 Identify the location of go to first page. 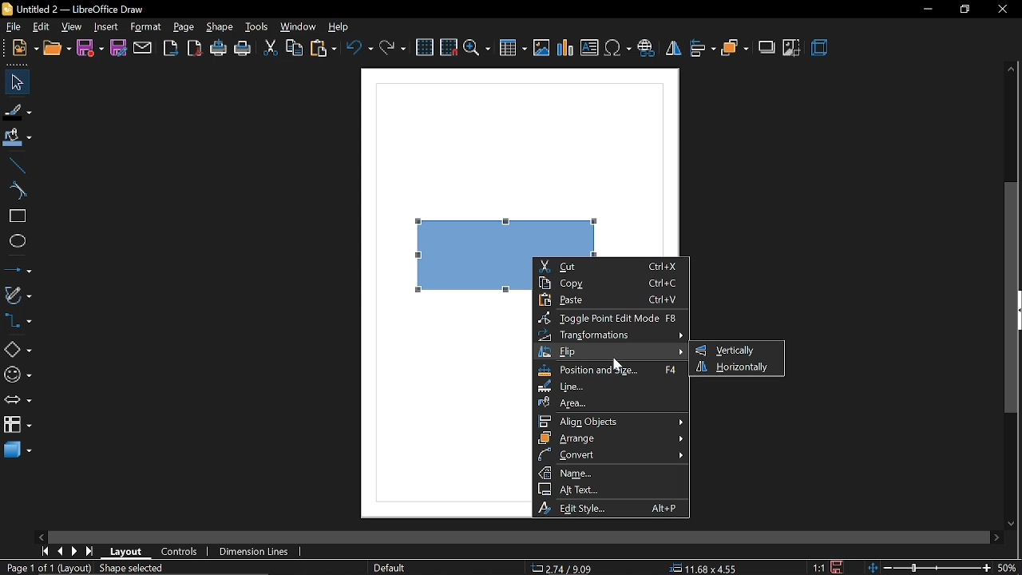
(44, 552).